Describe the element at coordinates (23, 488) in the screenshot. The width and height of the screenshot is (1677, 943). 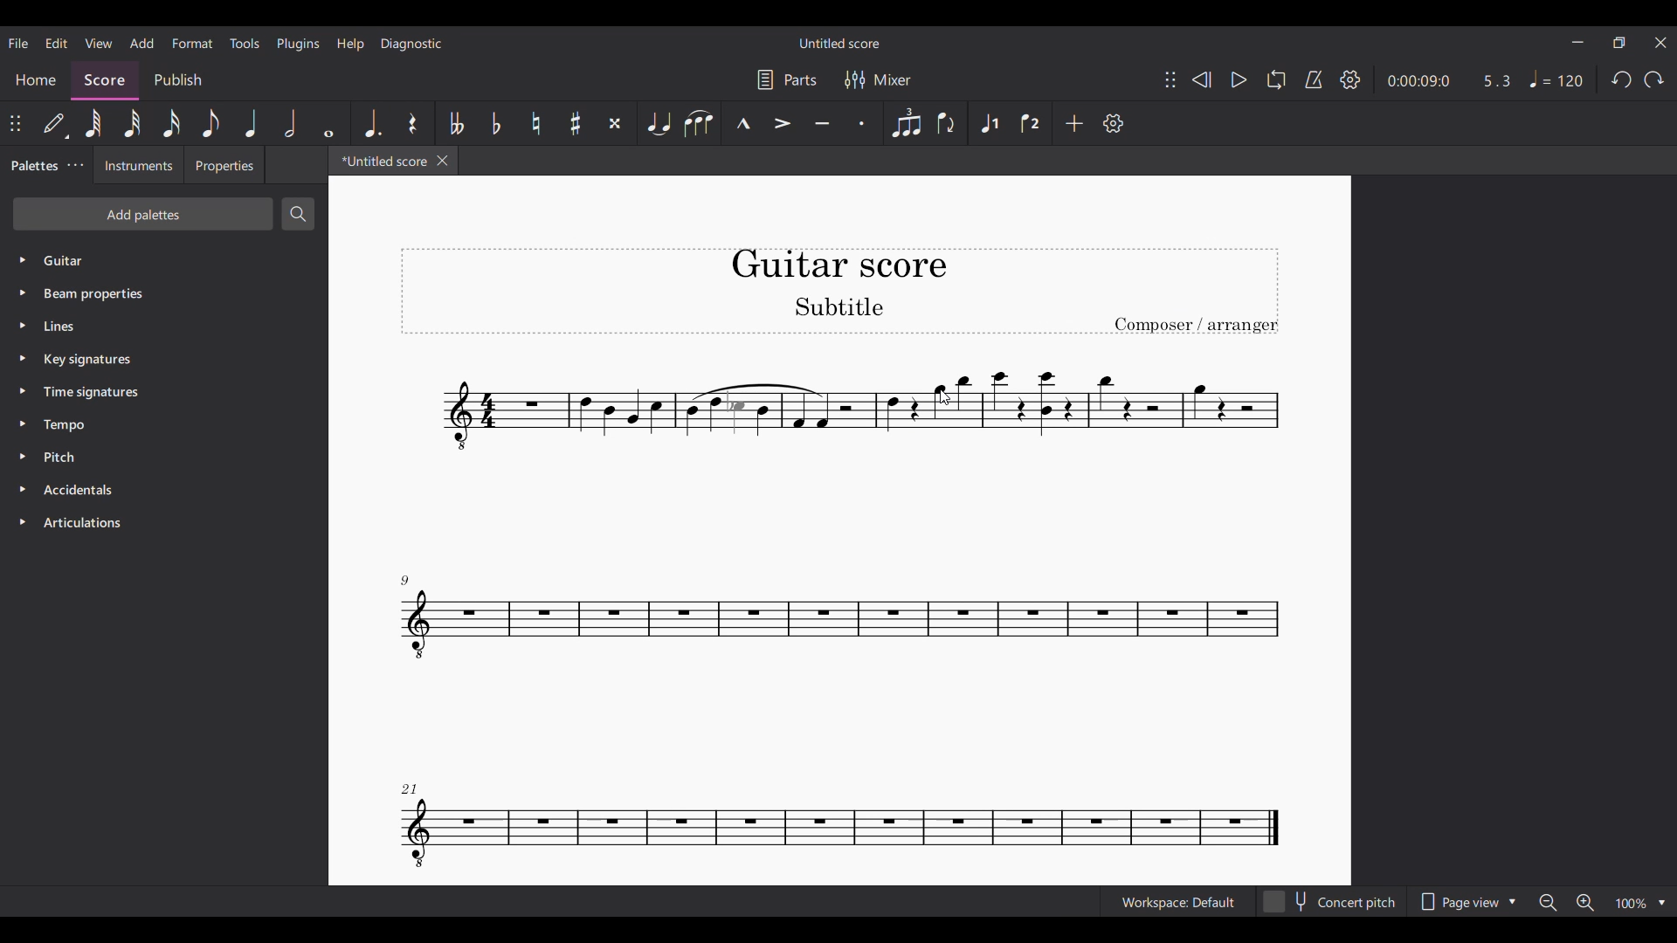
I see `Click to expand accidentals palette` at that location.